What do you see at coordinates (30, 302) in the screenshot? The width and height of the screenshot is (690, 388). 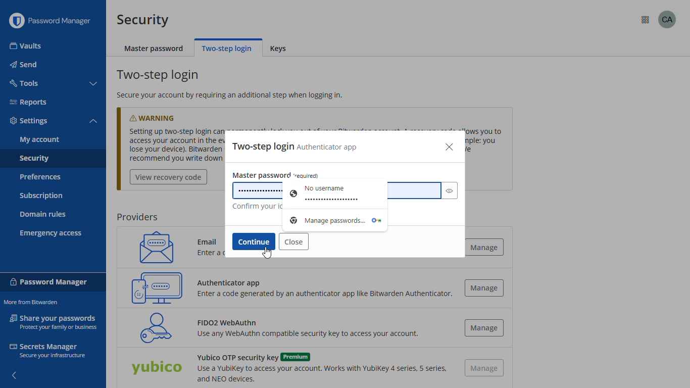 I see `more from bitwarden` at bounding box center [30, 302].